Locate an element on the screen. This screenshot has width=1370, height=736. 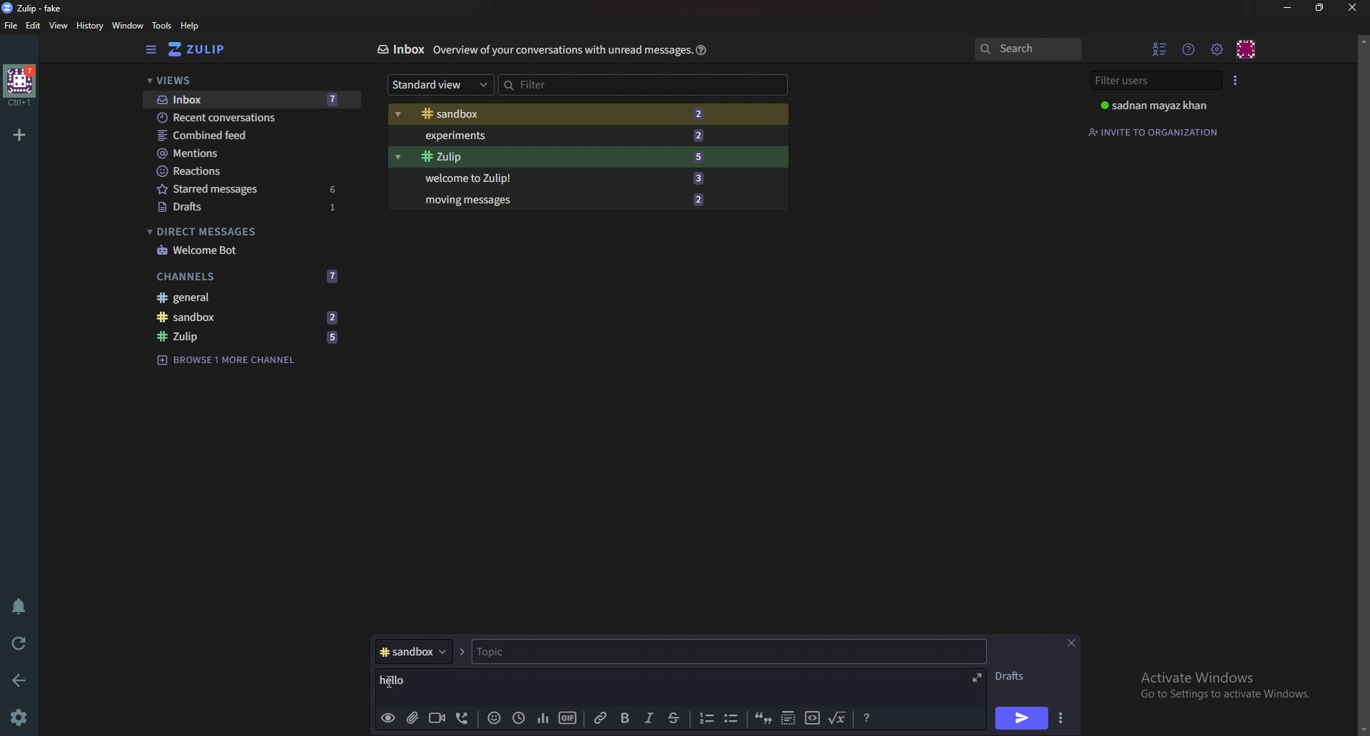
Reactions is located at coordinates (244, 170).